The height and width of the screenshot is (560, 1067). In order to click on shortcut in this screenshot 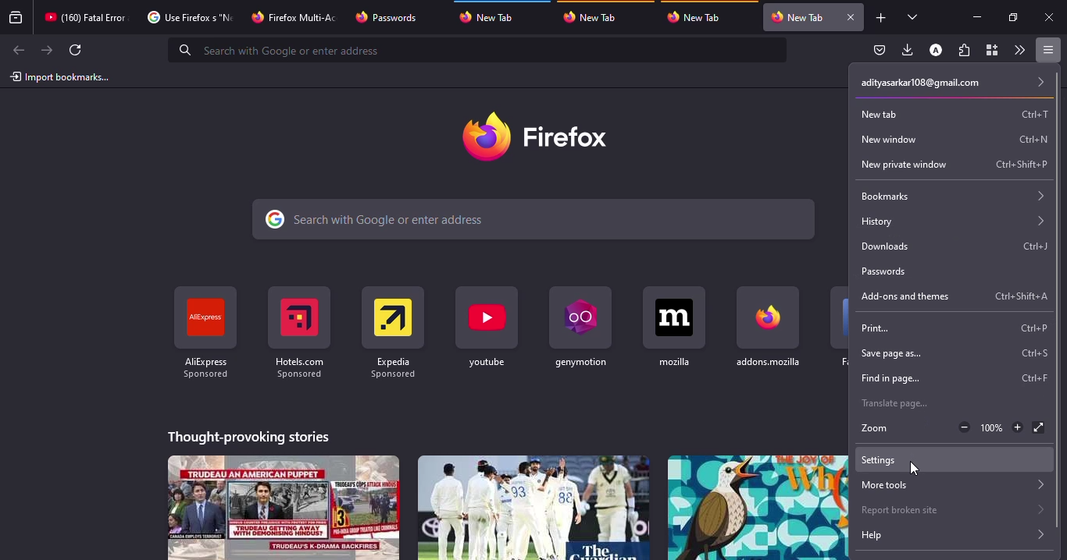, I will do `click(1033, 246)`.